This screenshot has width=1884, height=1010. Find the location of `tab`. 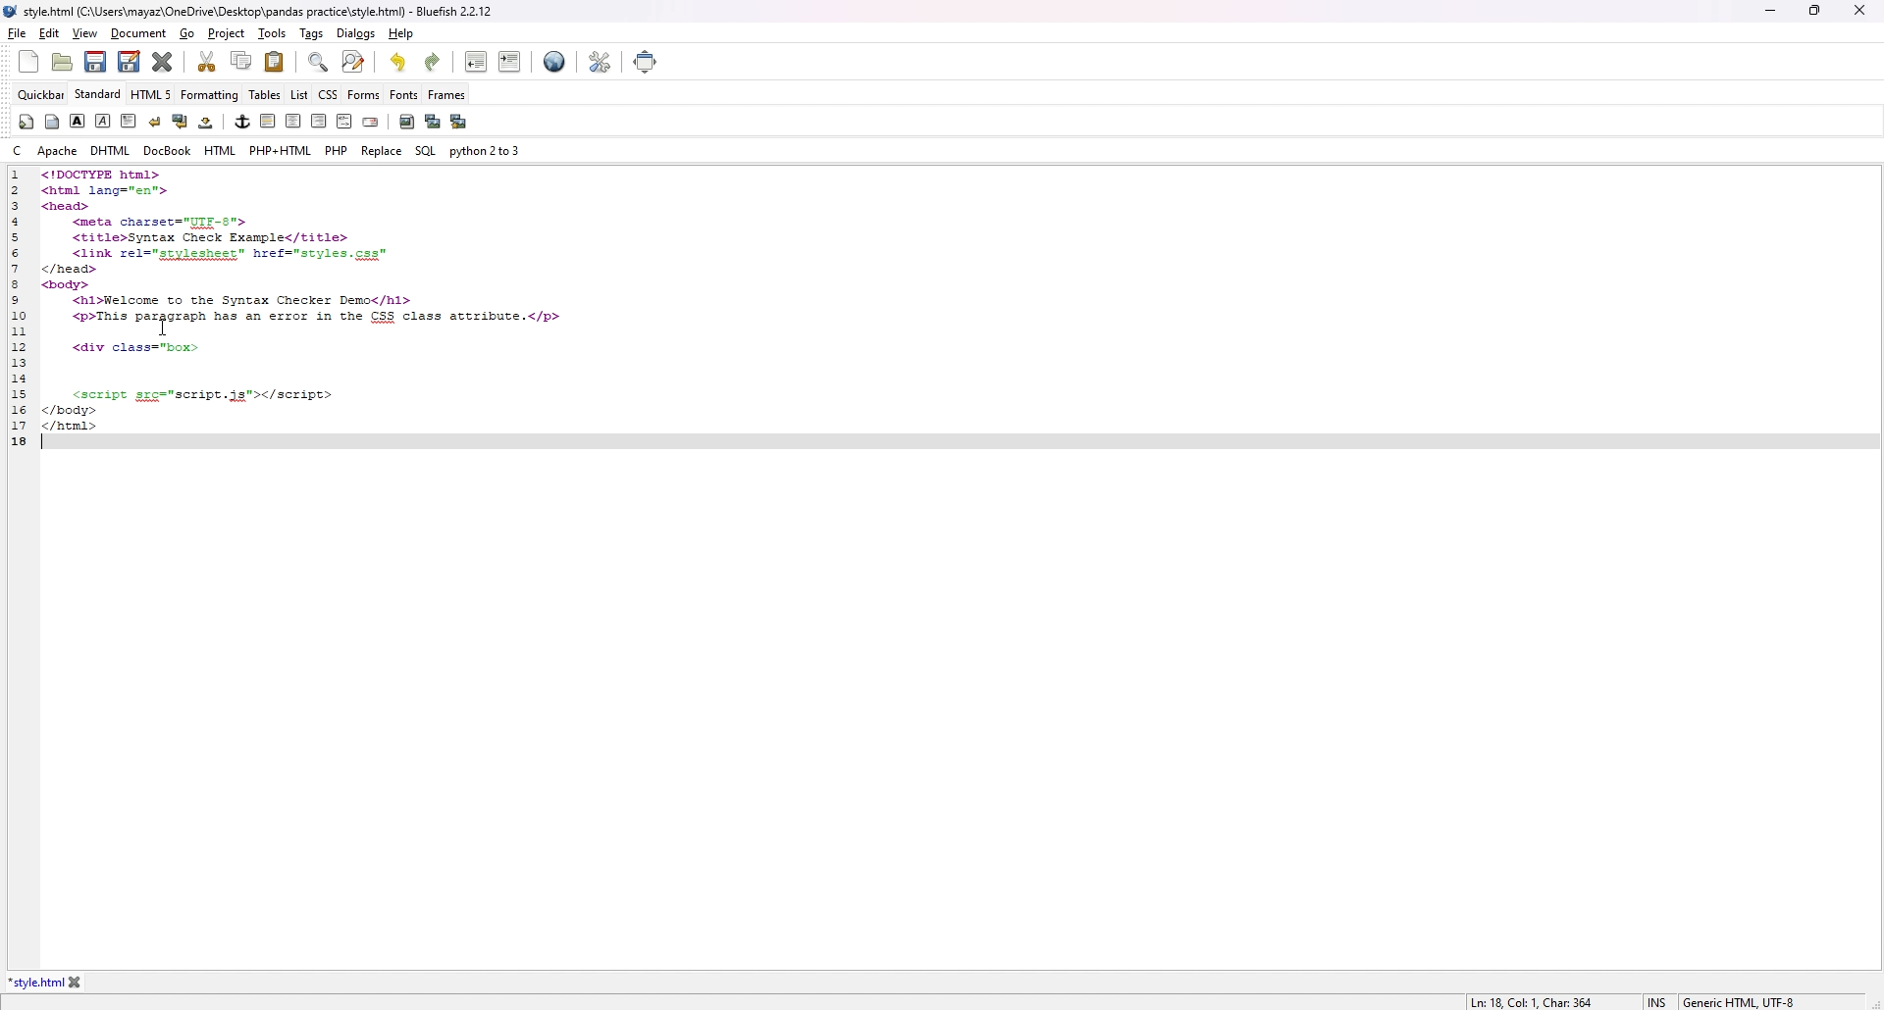

tab is located at coordinates (35, 982).